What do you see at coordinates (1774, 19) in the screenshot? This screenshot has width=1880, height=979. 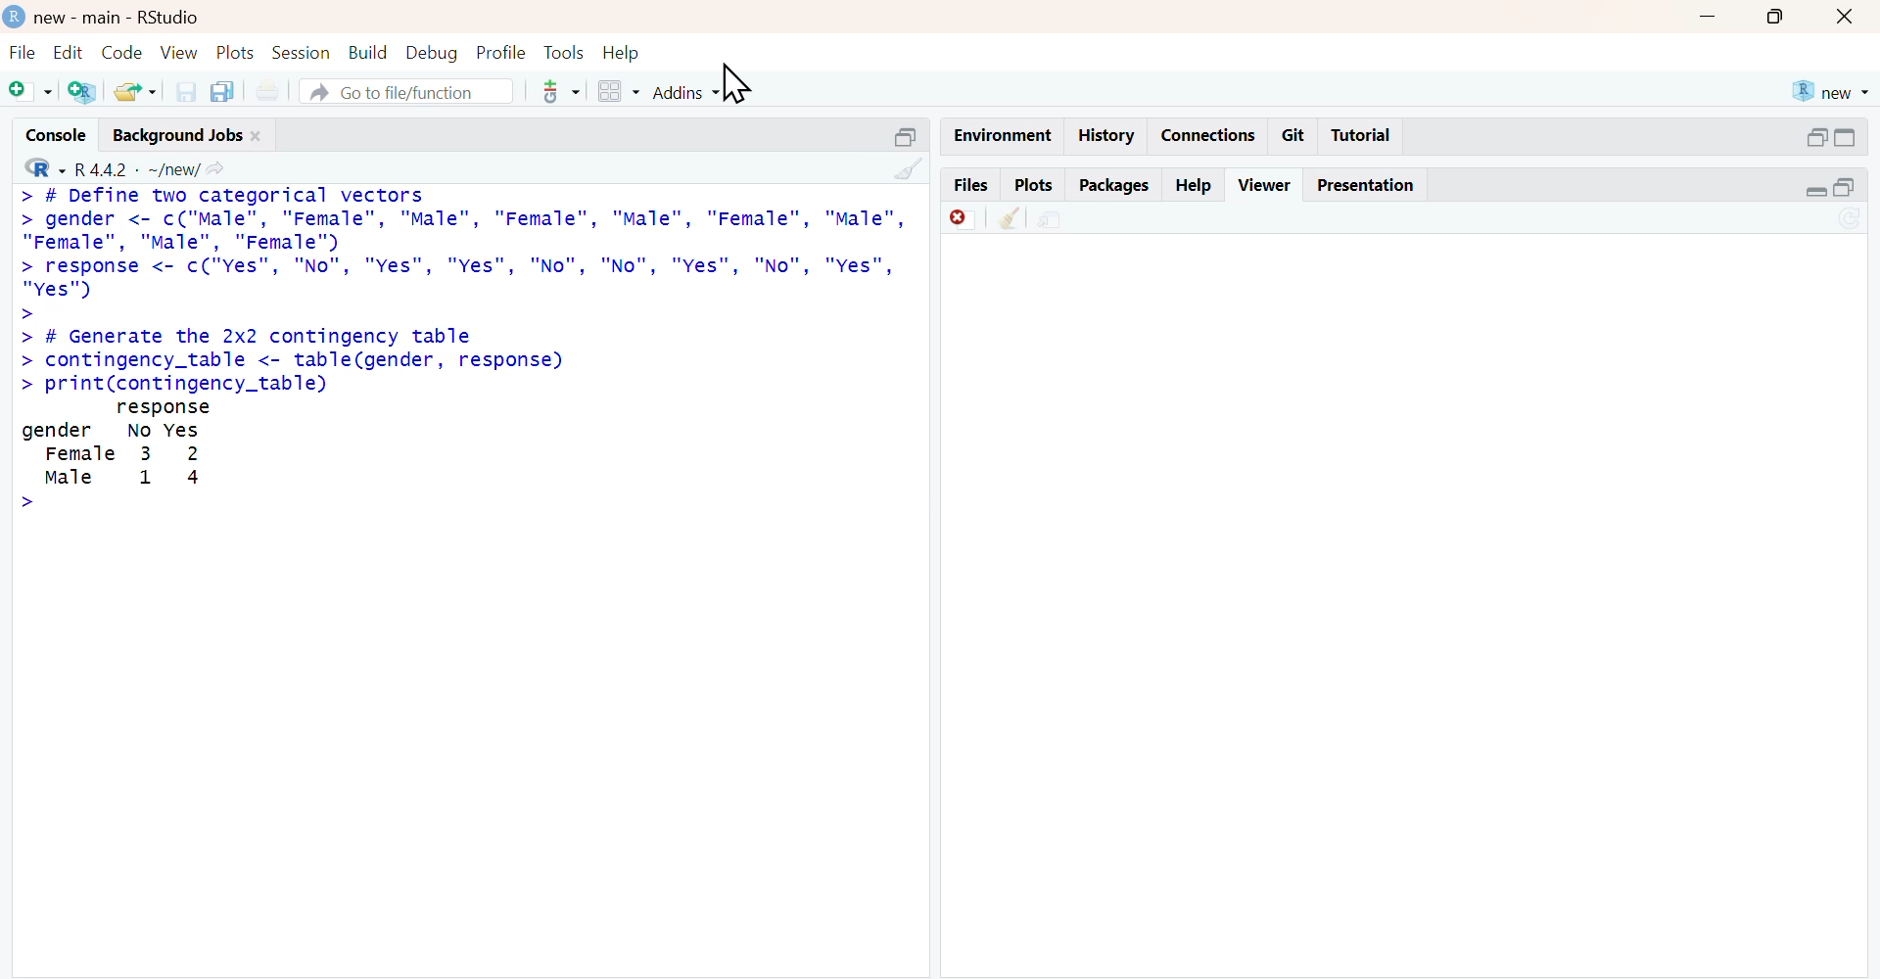 I see `maximise` at bounding box center [1774, 19].